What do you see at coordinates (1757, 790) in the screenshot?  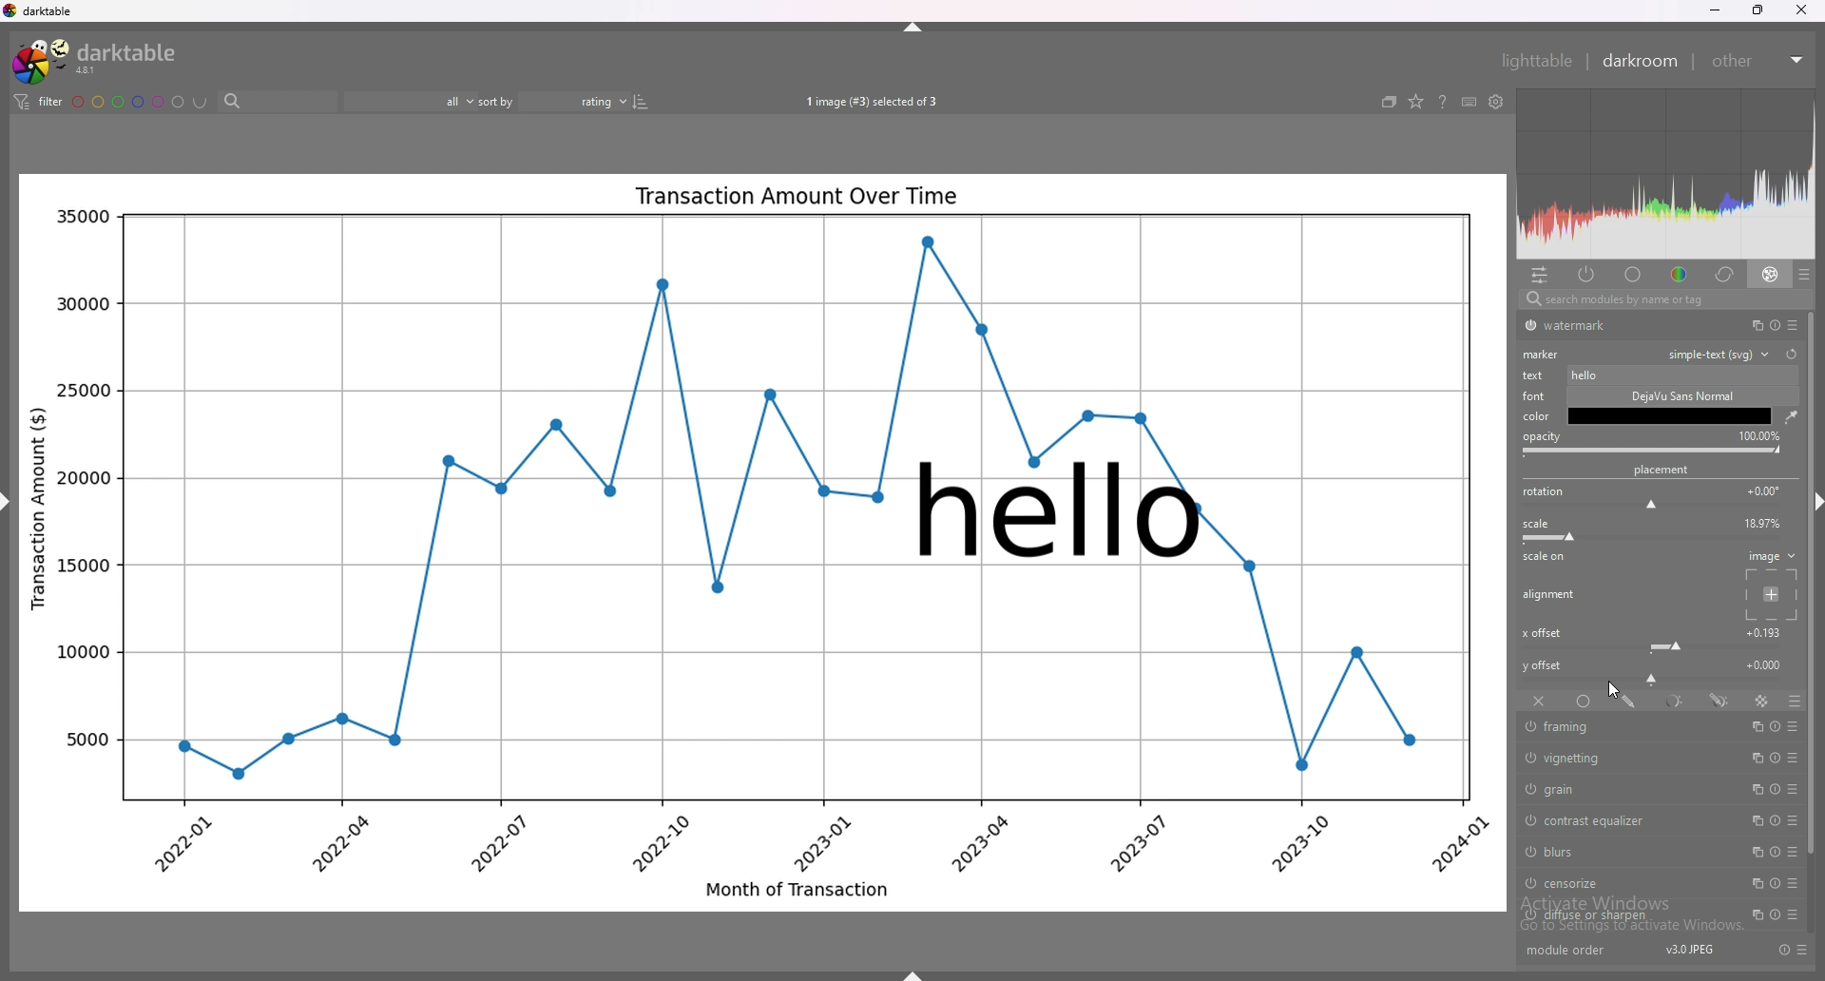 I see `multiple instances action` at bounding box center [1757, 790].